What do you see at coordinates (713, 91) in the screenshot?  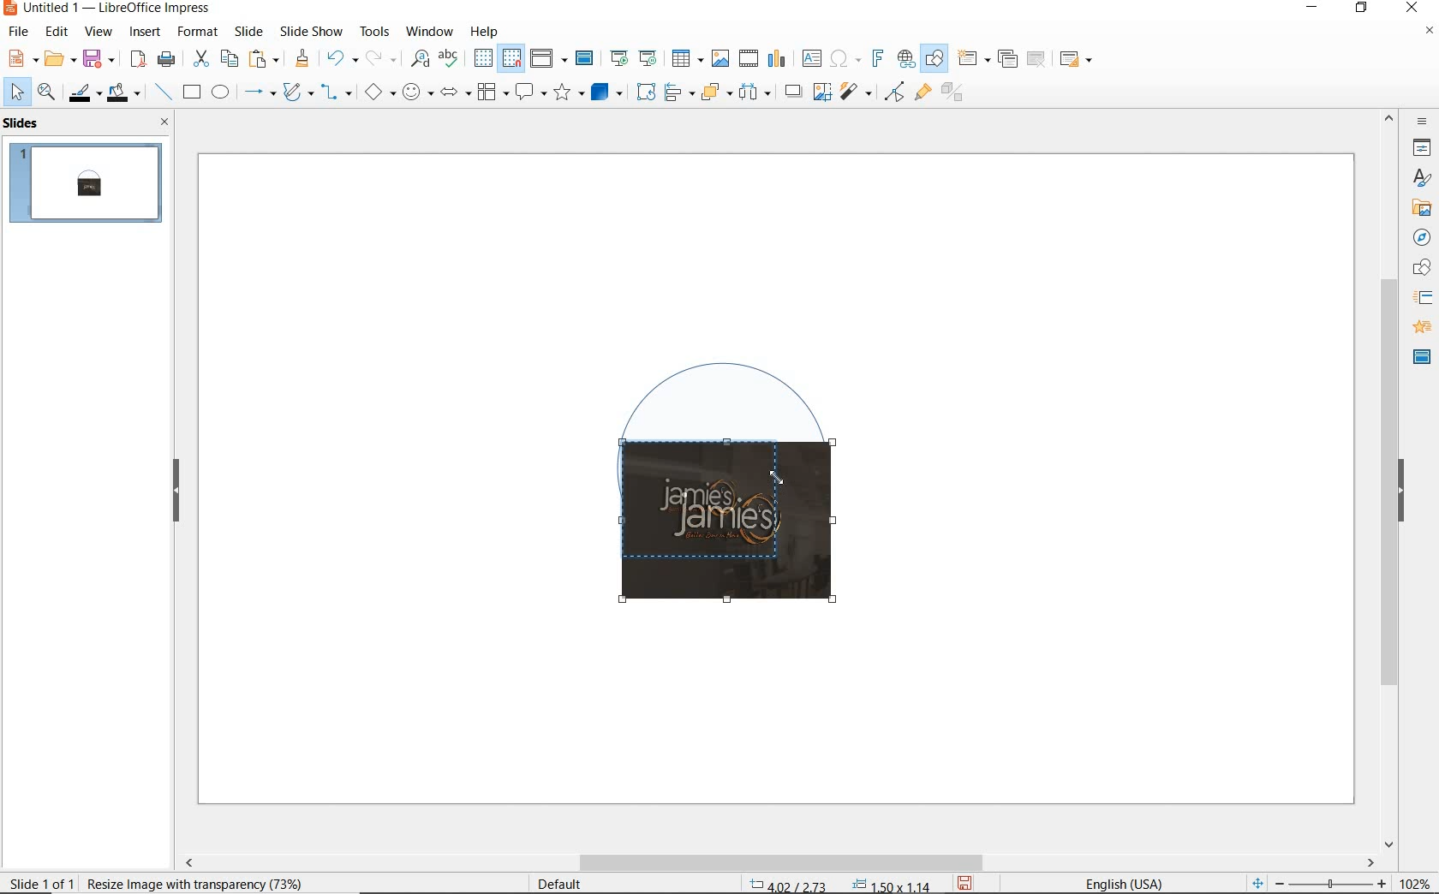 I see `arrange` at bounding box center [713, 91].